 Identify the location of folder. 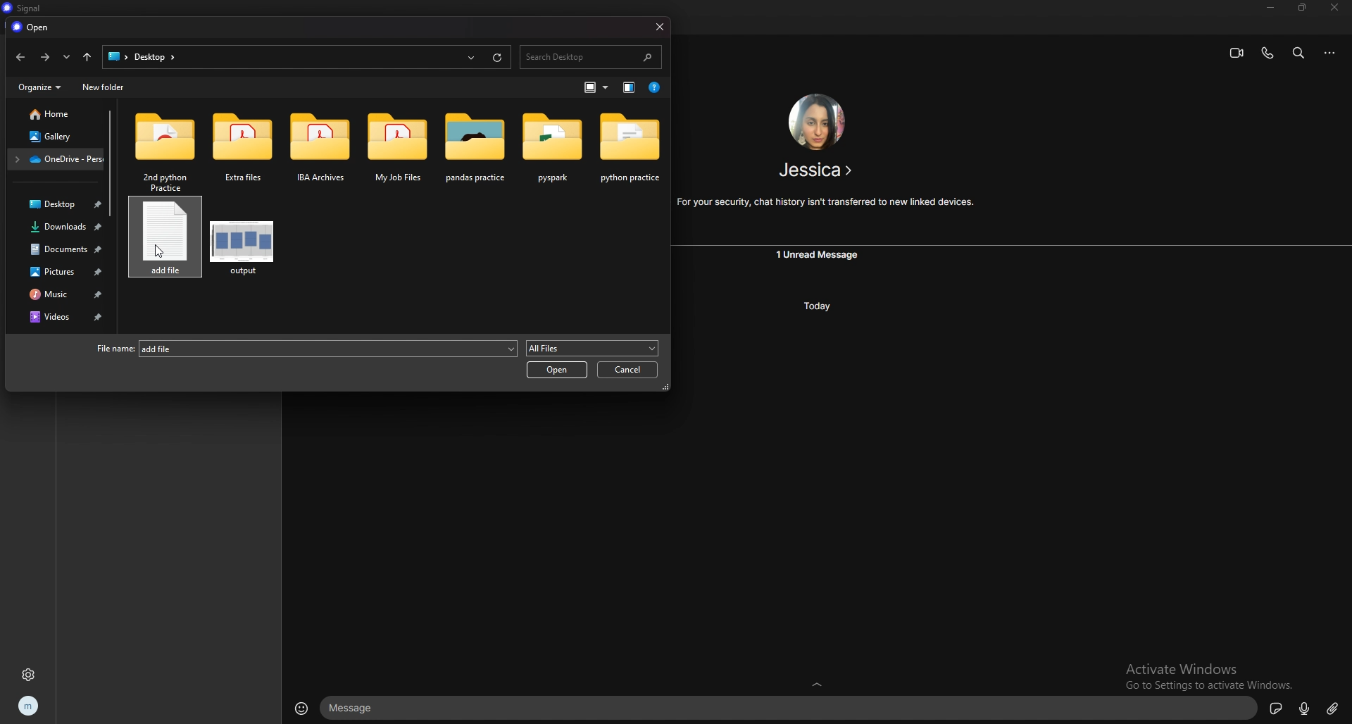
(552, 150).